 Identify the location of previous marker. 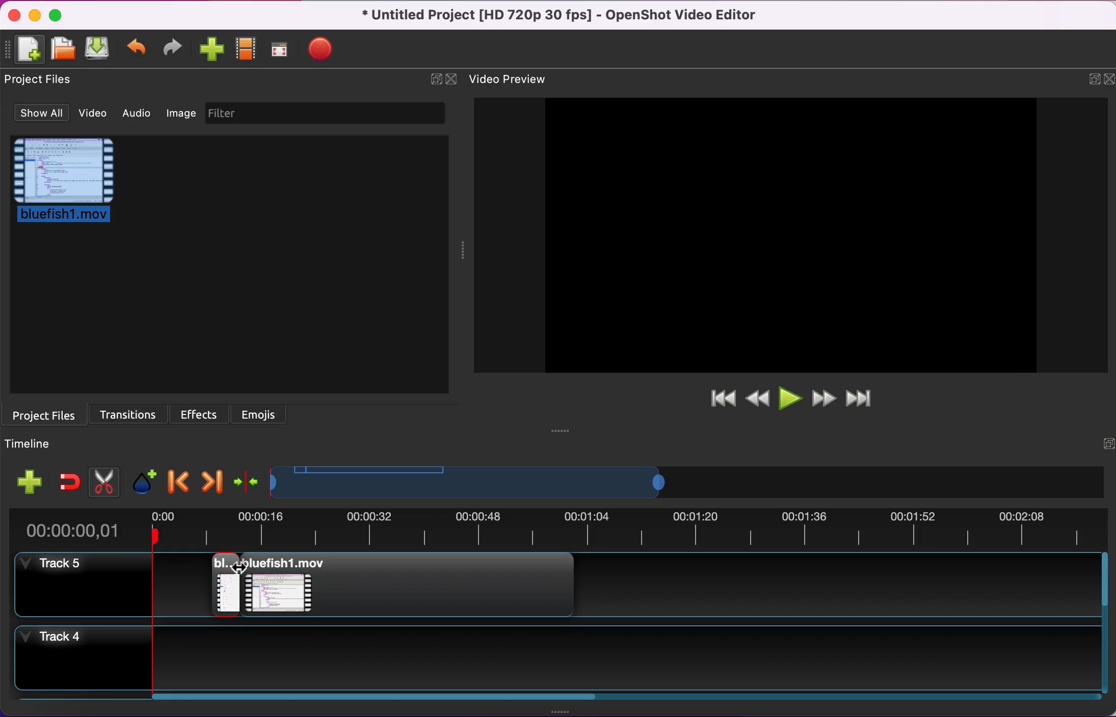
(176, 480).